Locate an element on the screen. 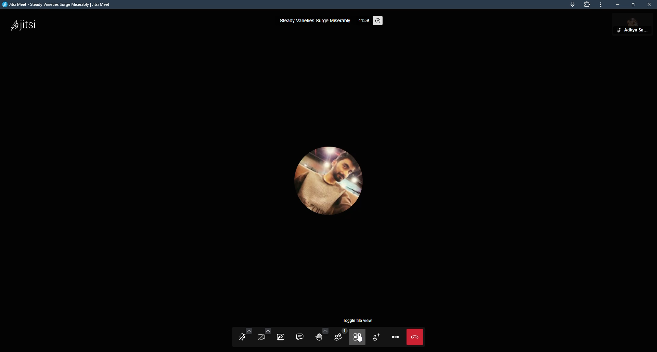 Image resolution: width=657 pixels, height=352 pixels. jitsi meet is located at coordinates (58, 5).